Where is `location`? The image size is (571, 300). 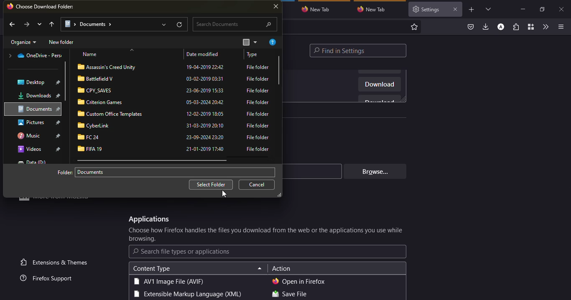
location is located at coordinates (32, 135).